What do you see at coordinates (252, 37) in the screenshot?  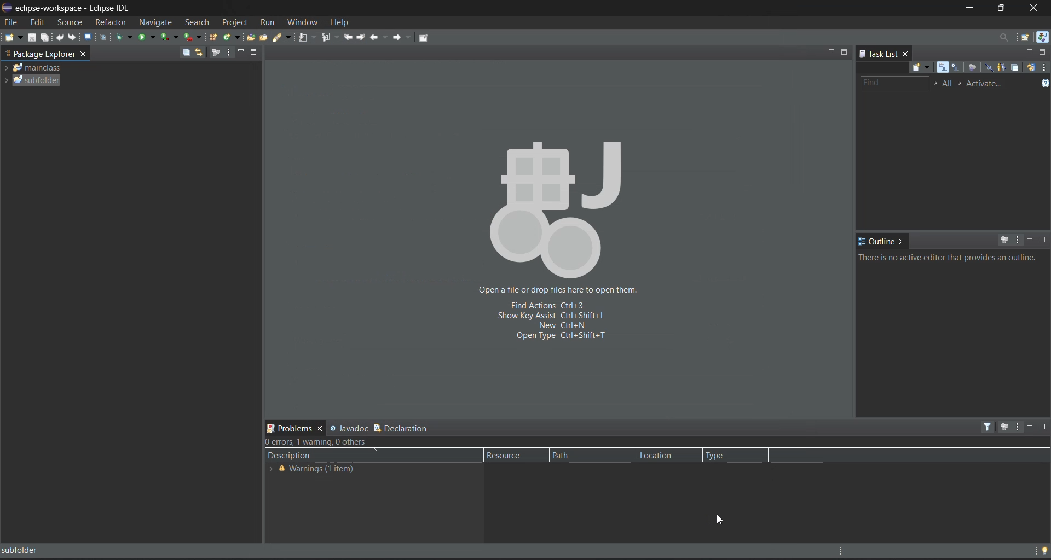 I see `open type` at bounding box center [252, 37].